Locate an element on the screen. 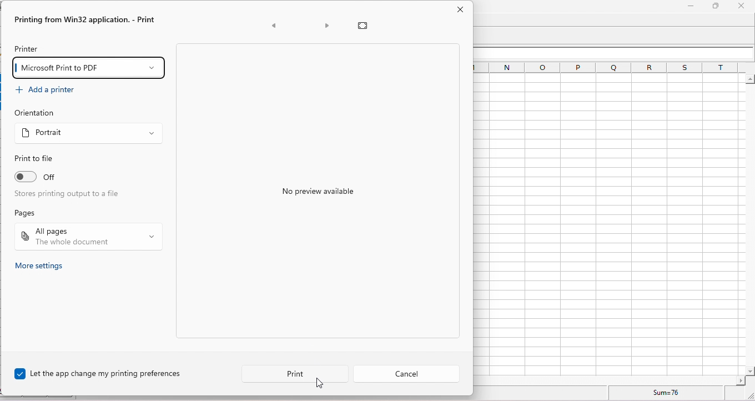 This screenshot has height=401, width=755. more settings is located at coordinates (45, 266).